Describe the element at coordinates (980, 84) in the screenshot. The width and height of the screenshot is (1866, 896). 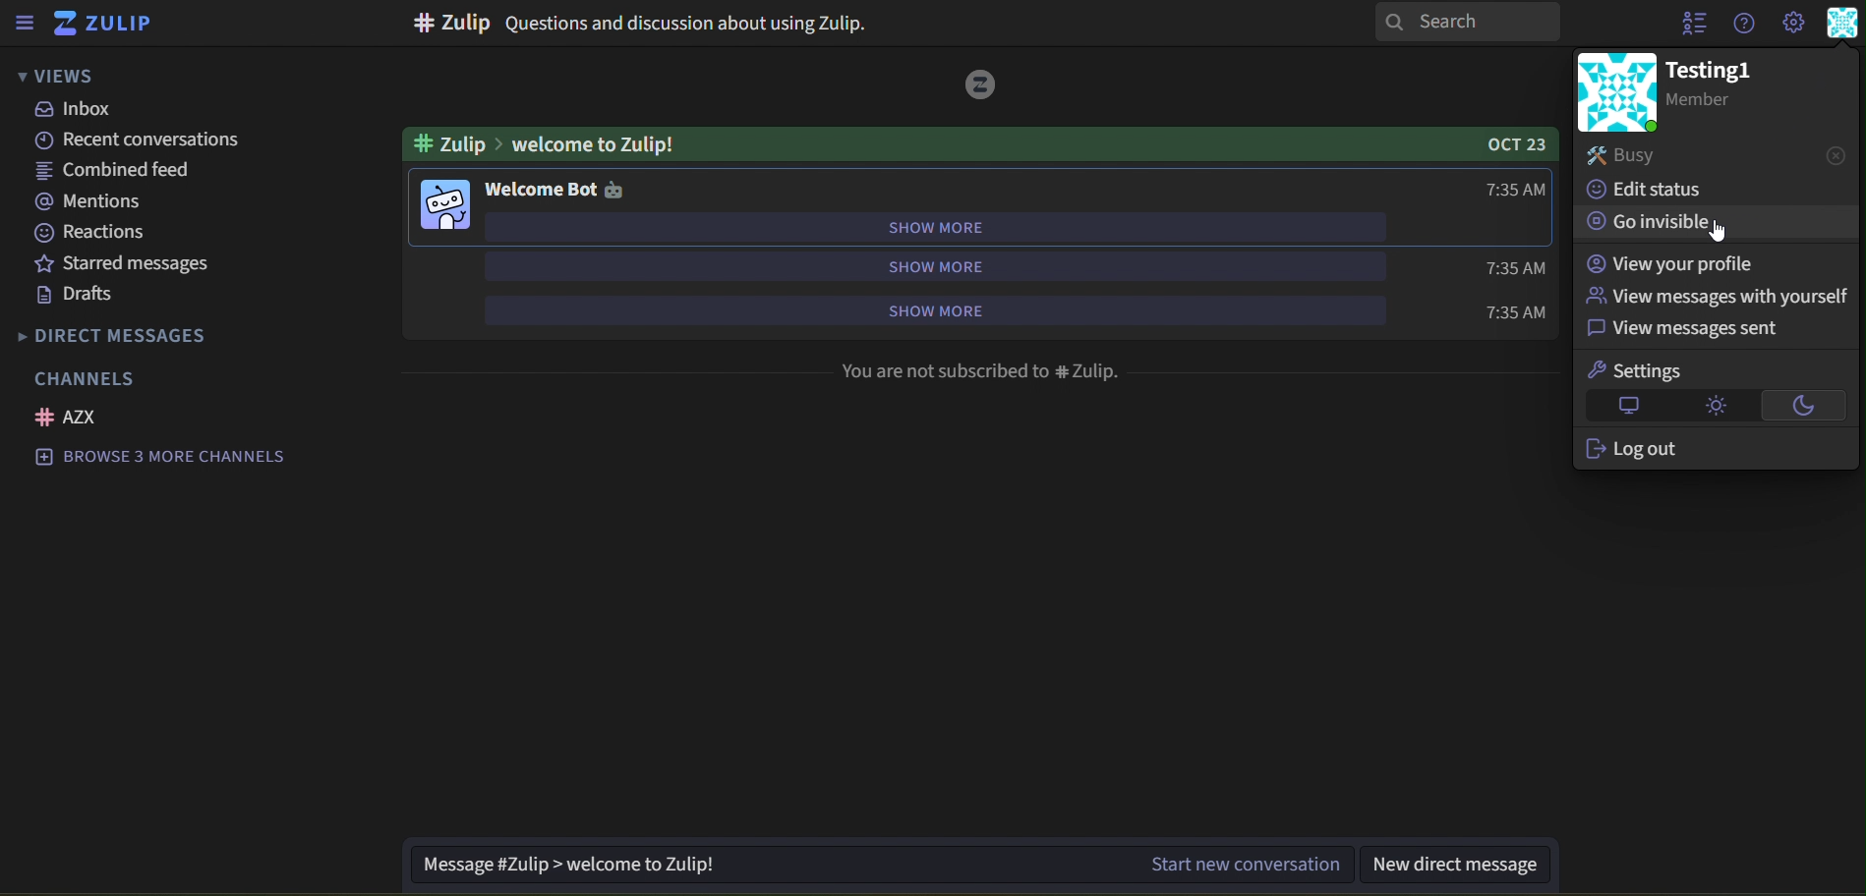
I see `image` at that location.